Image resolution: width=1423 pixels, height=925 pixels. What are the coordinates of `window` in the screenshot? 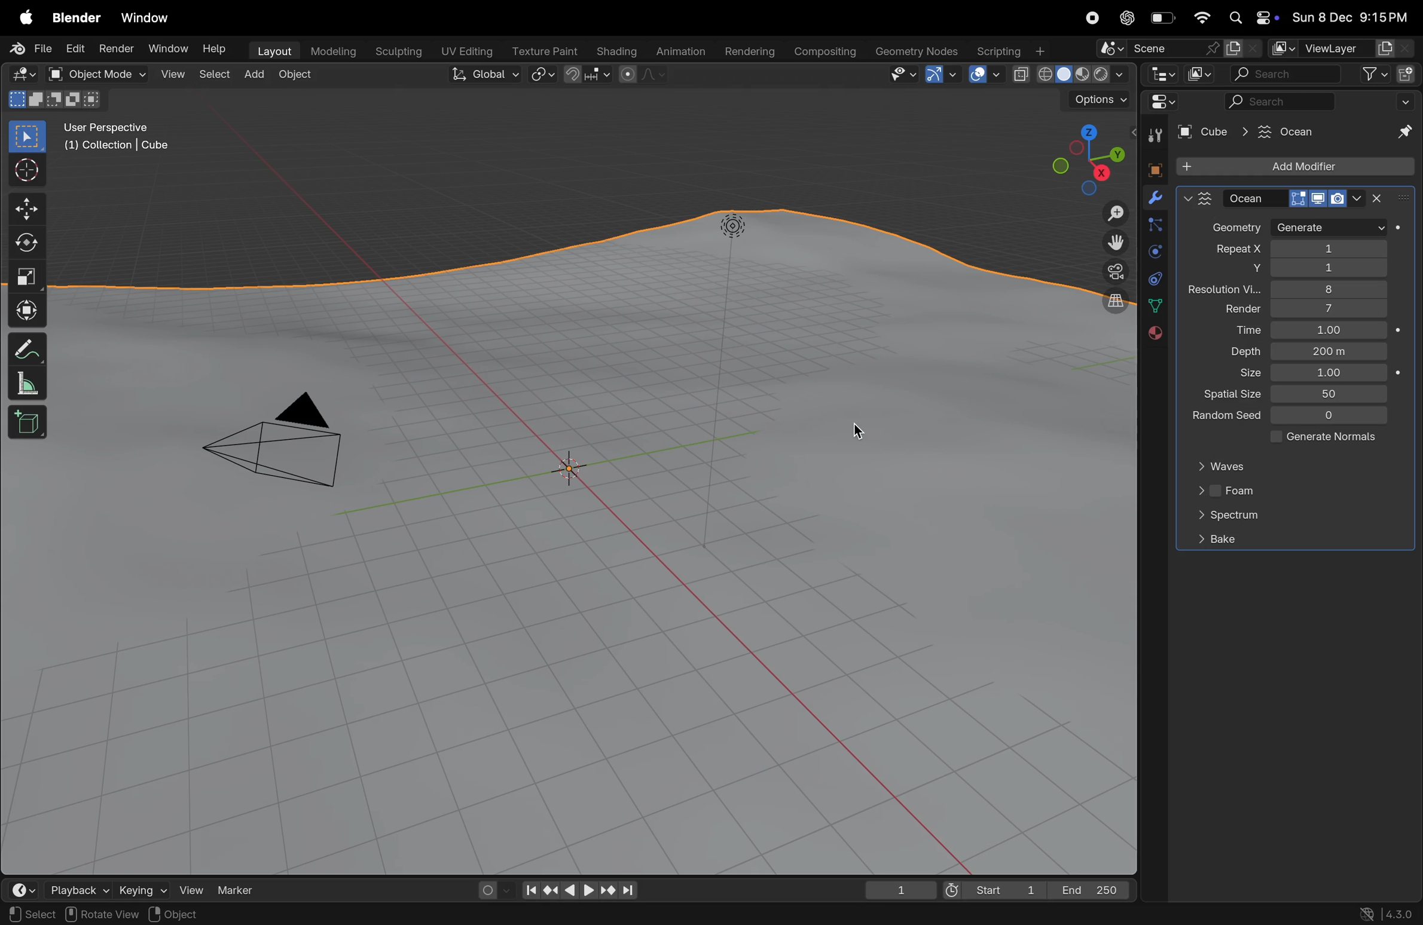 It's located at (166, 48).